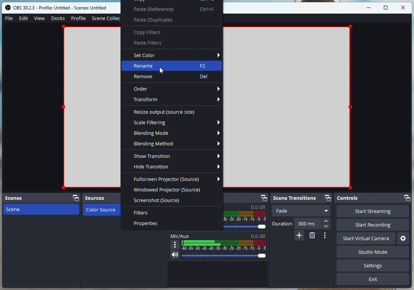  What do you see at coordinates (403, 7) in the screenshot?
I see `close` at bounding box center [403, 7].